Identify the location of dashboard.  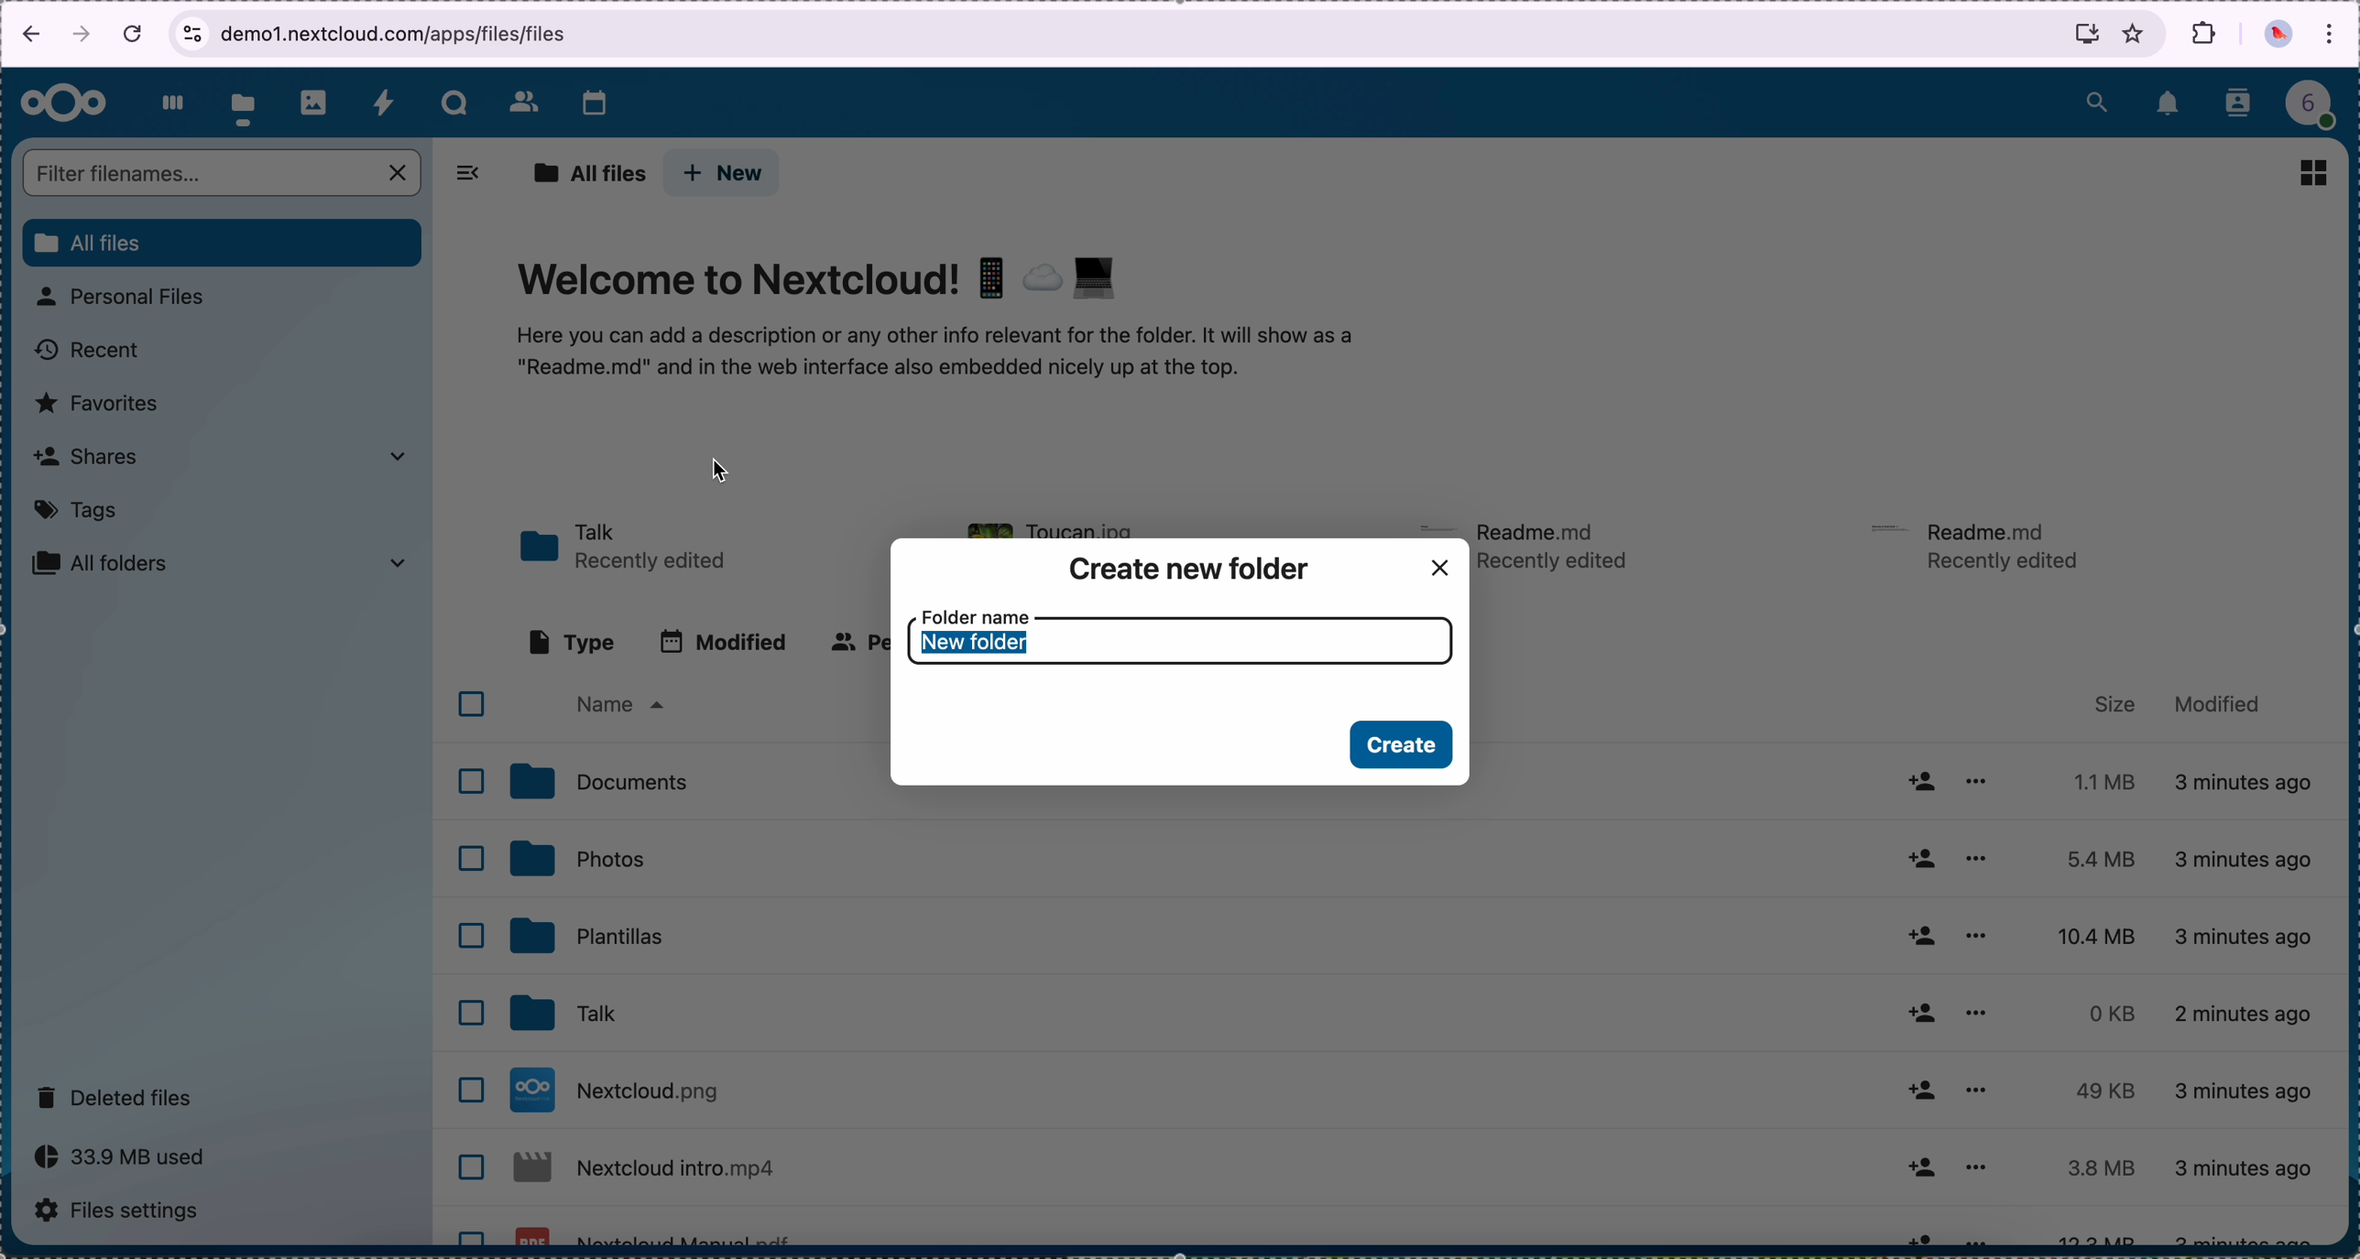
(168, 103).